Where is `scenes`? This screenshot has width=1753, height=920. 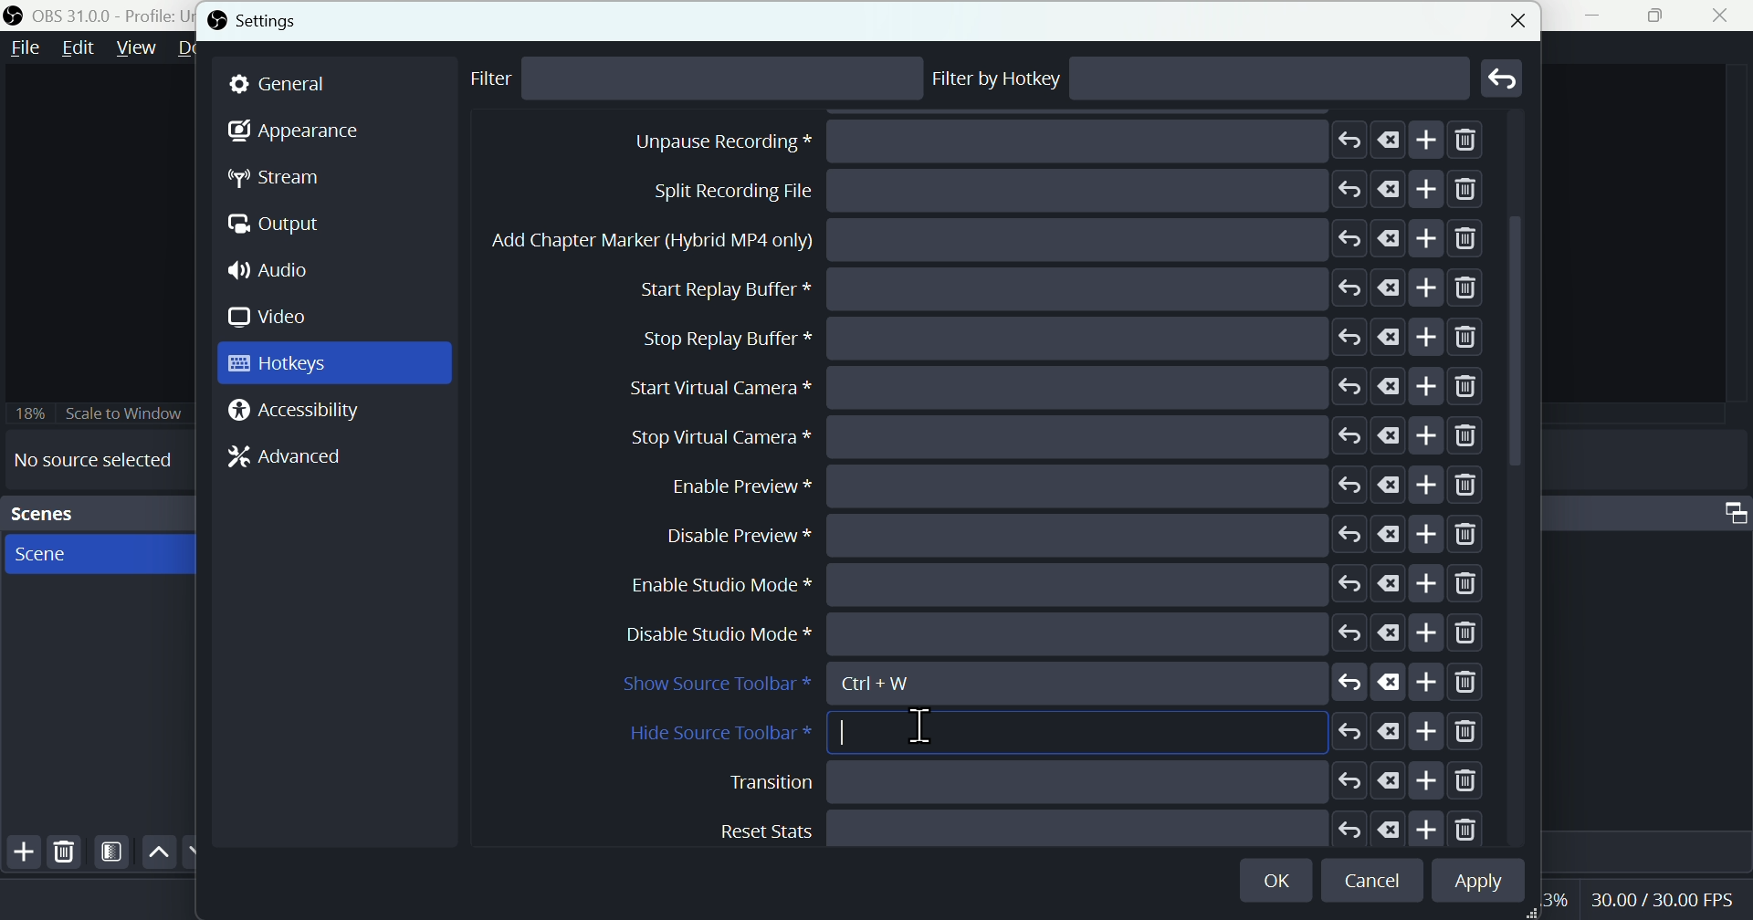
scenes is located at coordinates (97, 553).